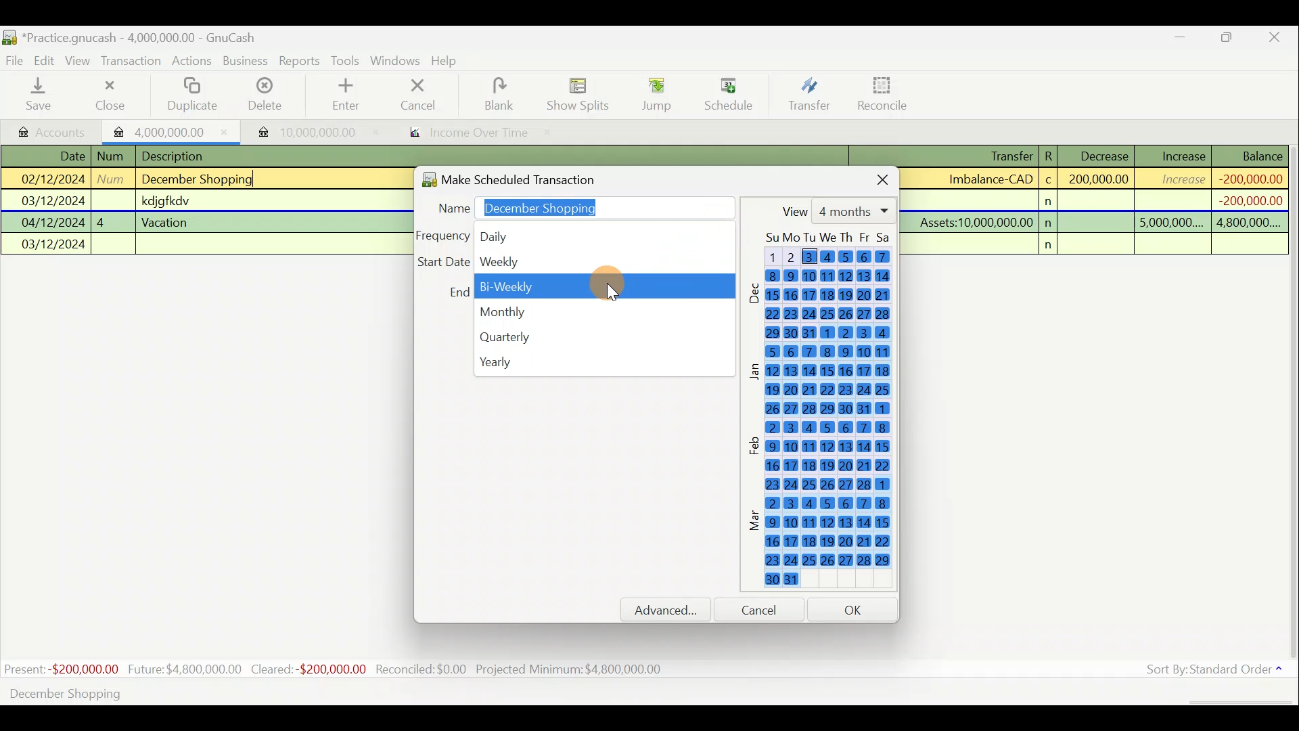 This screenshot has width=1299, height=731. Describe the element at coordinates (582, 93) in the screenshot. I see `Show splits` at that location.